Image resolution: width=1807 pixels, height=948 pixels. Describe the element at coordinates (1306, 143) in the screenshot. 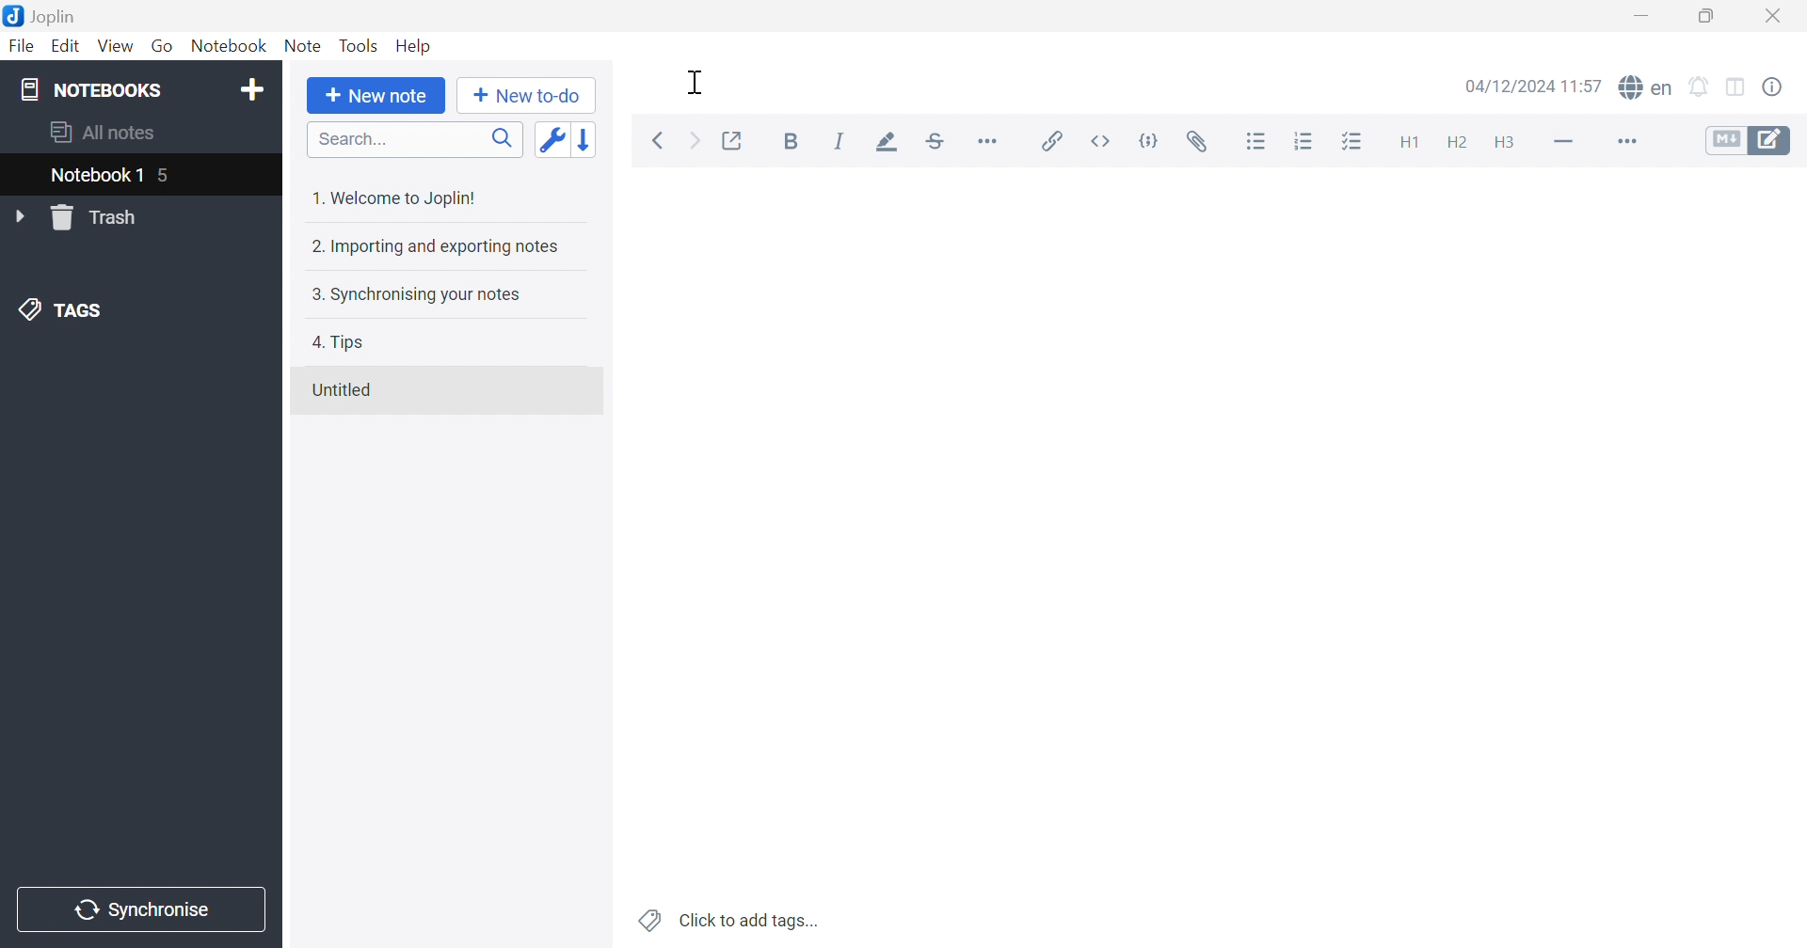

I see `Numbered list` at that location.